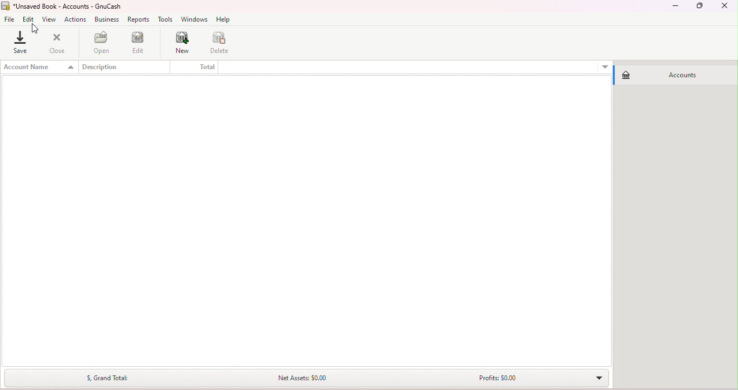  Describe the element at coordinates (140, 44) in the screenshot. I see `Edit` at that location.